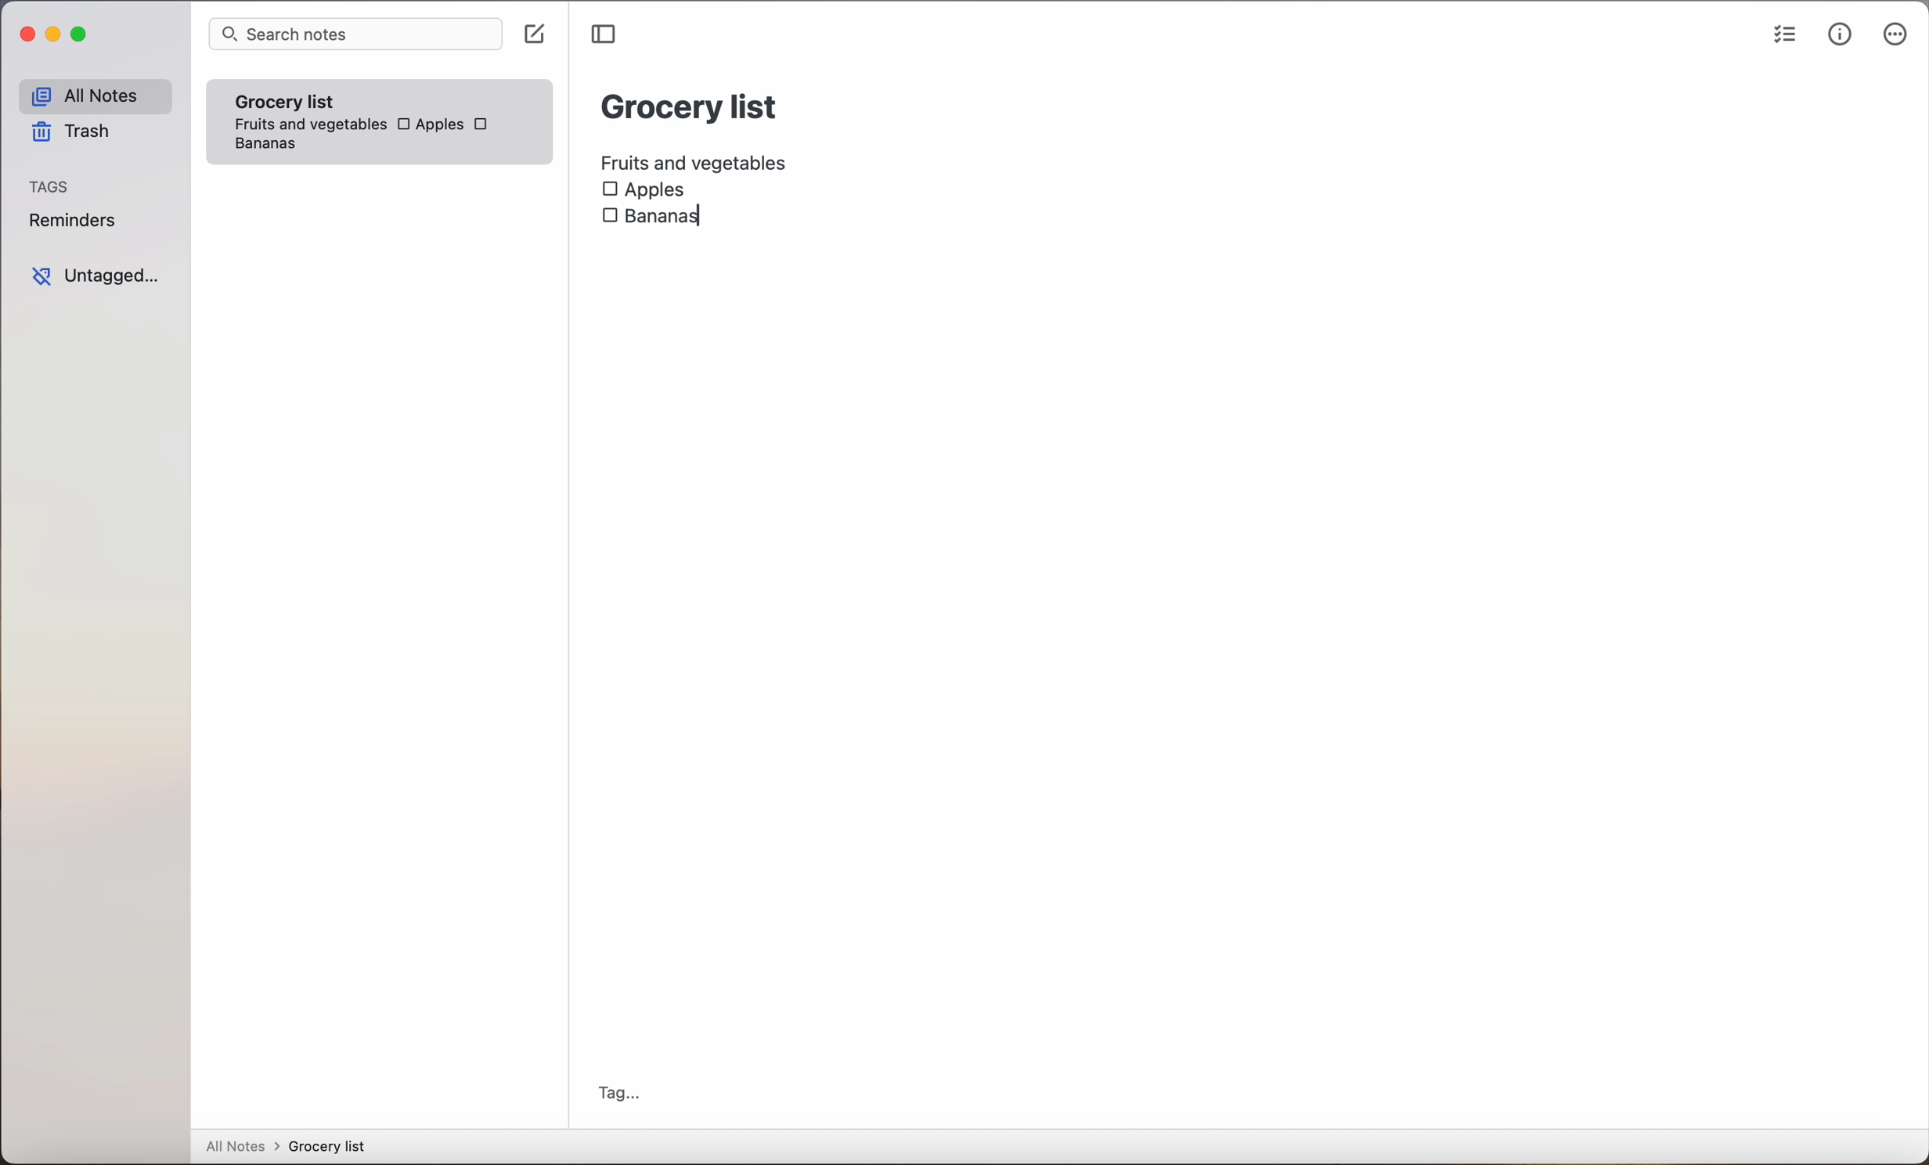  Describe the element at coordinates (645, 189) in the screenshot. I see `Apples checkbox` at that location.